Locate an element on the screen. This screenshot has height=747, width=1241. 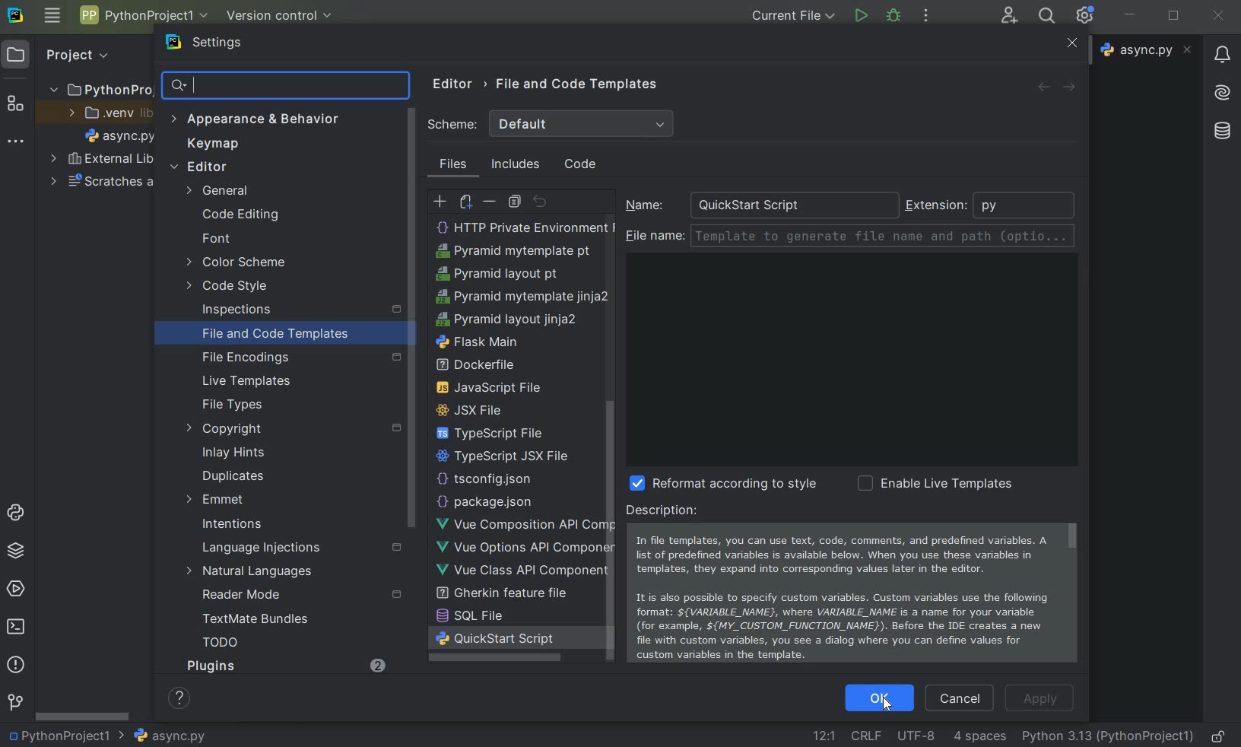
search everywhere is located at coordinates (1047, 17).